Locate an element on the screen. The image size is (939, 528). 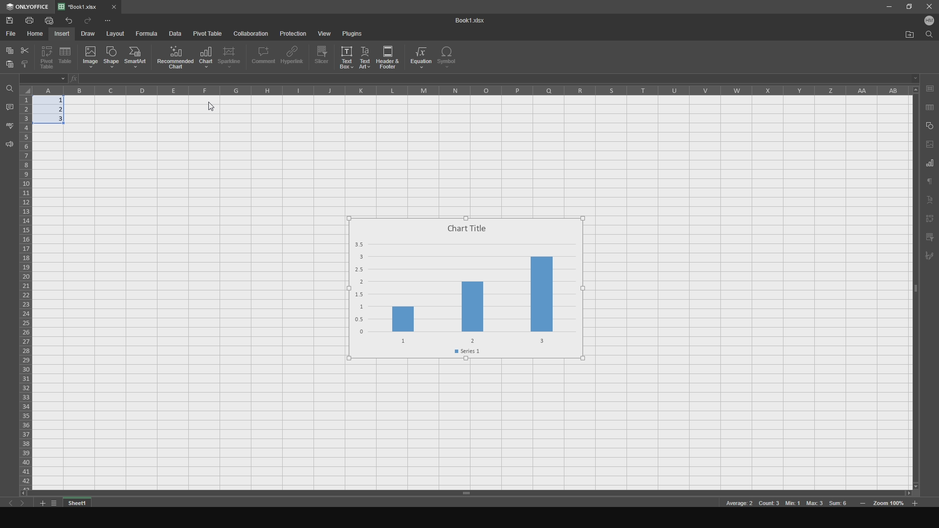
cursor is located at coordinates (217, 108).